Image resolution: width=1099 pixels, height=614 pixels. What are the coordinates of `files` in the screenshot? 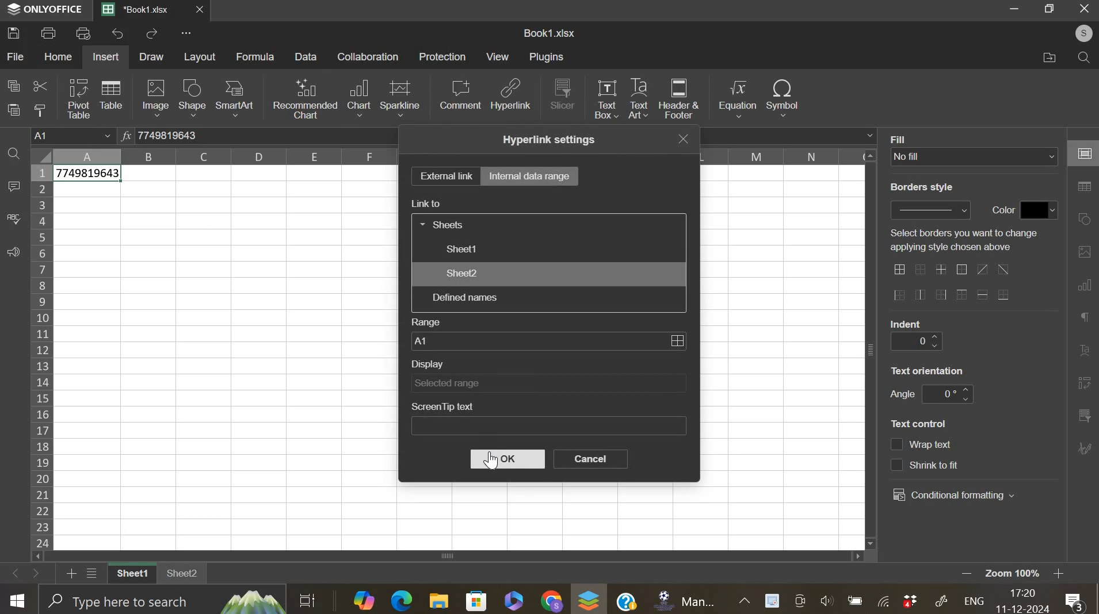 It's located at (1050, 57).